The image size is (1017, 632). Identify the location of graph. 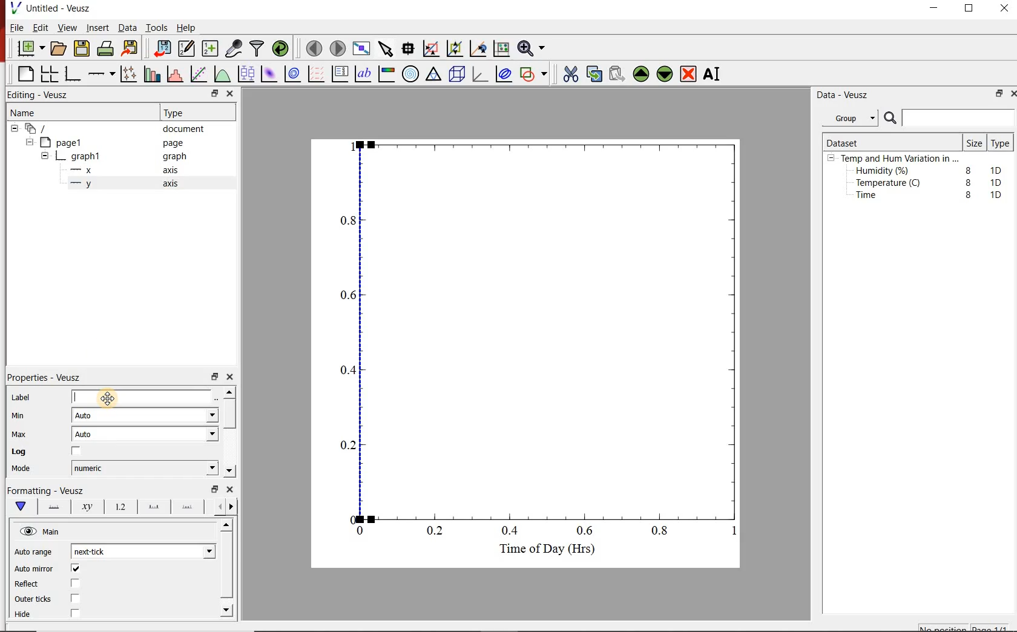
(174, 157).